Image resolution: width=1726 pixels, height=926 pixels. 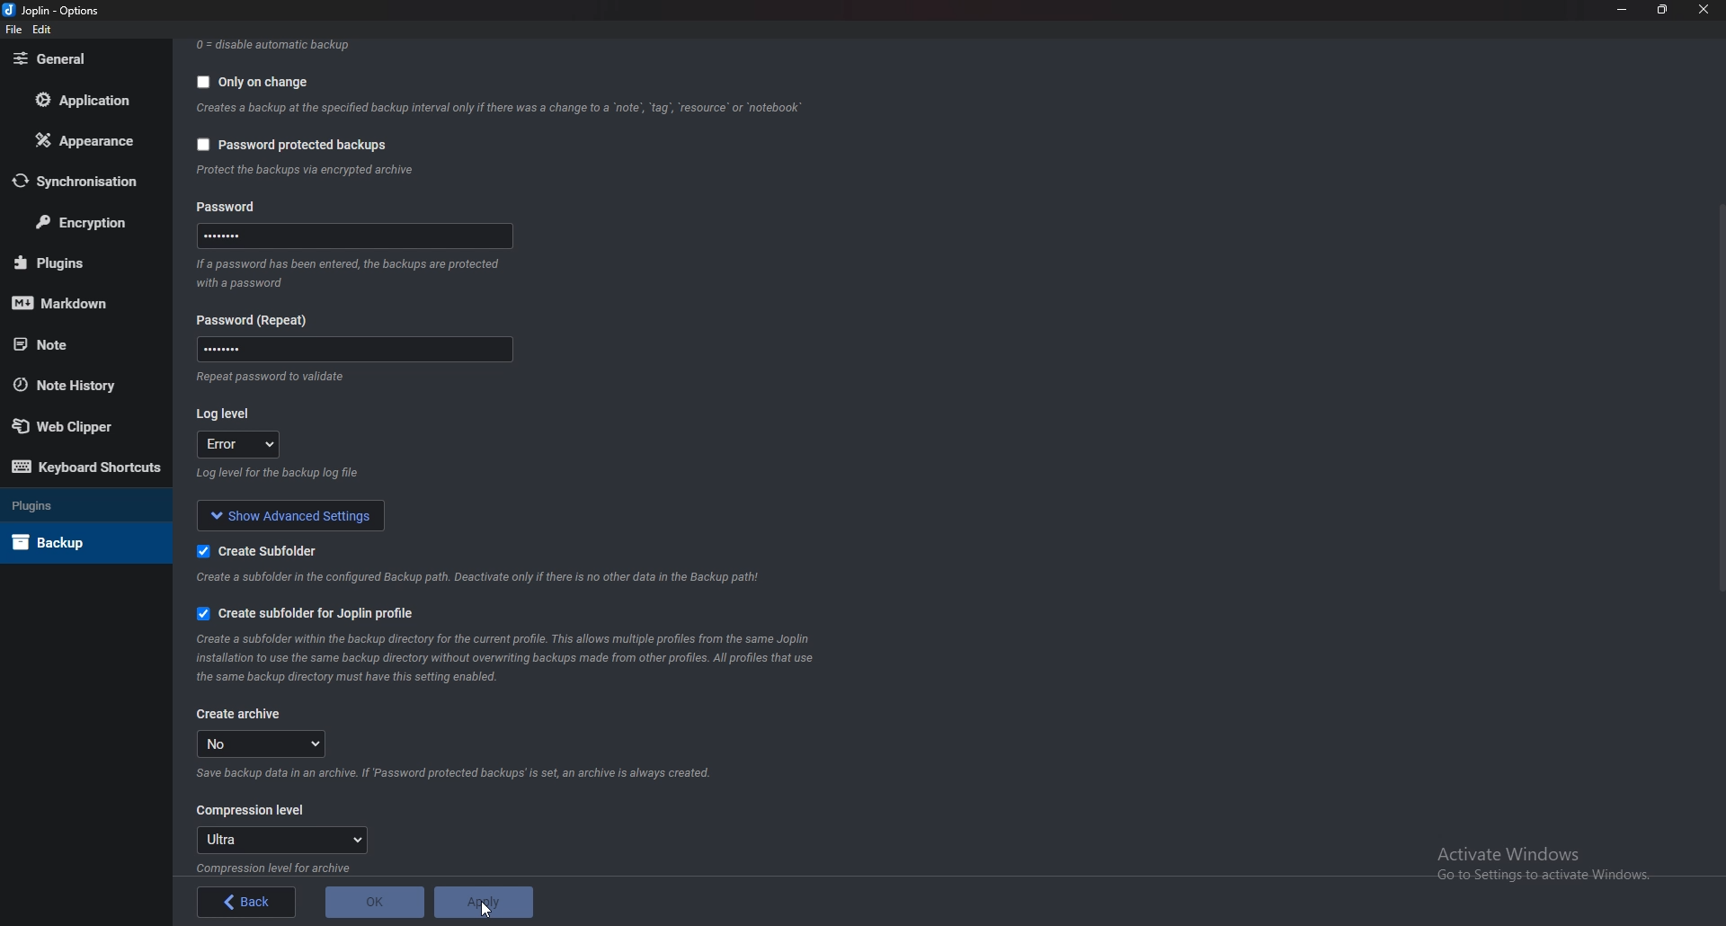 I want to click on edit, so click(x=45, y=30).